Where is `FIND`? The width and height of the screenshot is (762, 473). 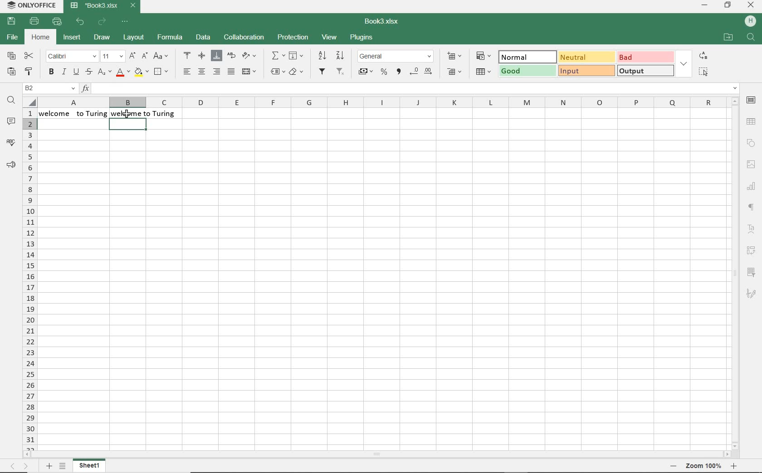
FIND is located at coordinates (751, 37).